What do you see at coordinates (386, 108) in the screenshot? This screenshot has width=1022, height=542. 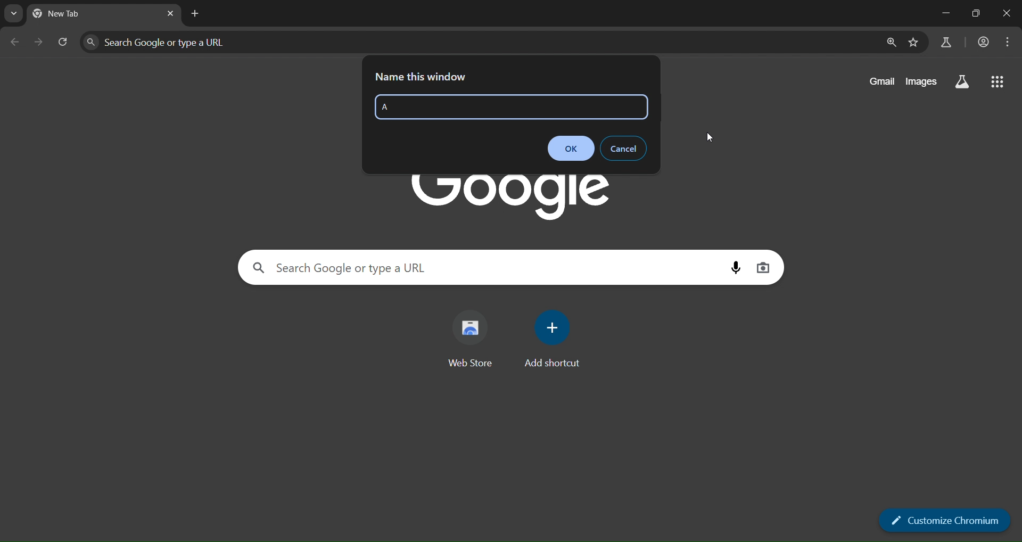 I see `A` at bounding box center [386, 108].